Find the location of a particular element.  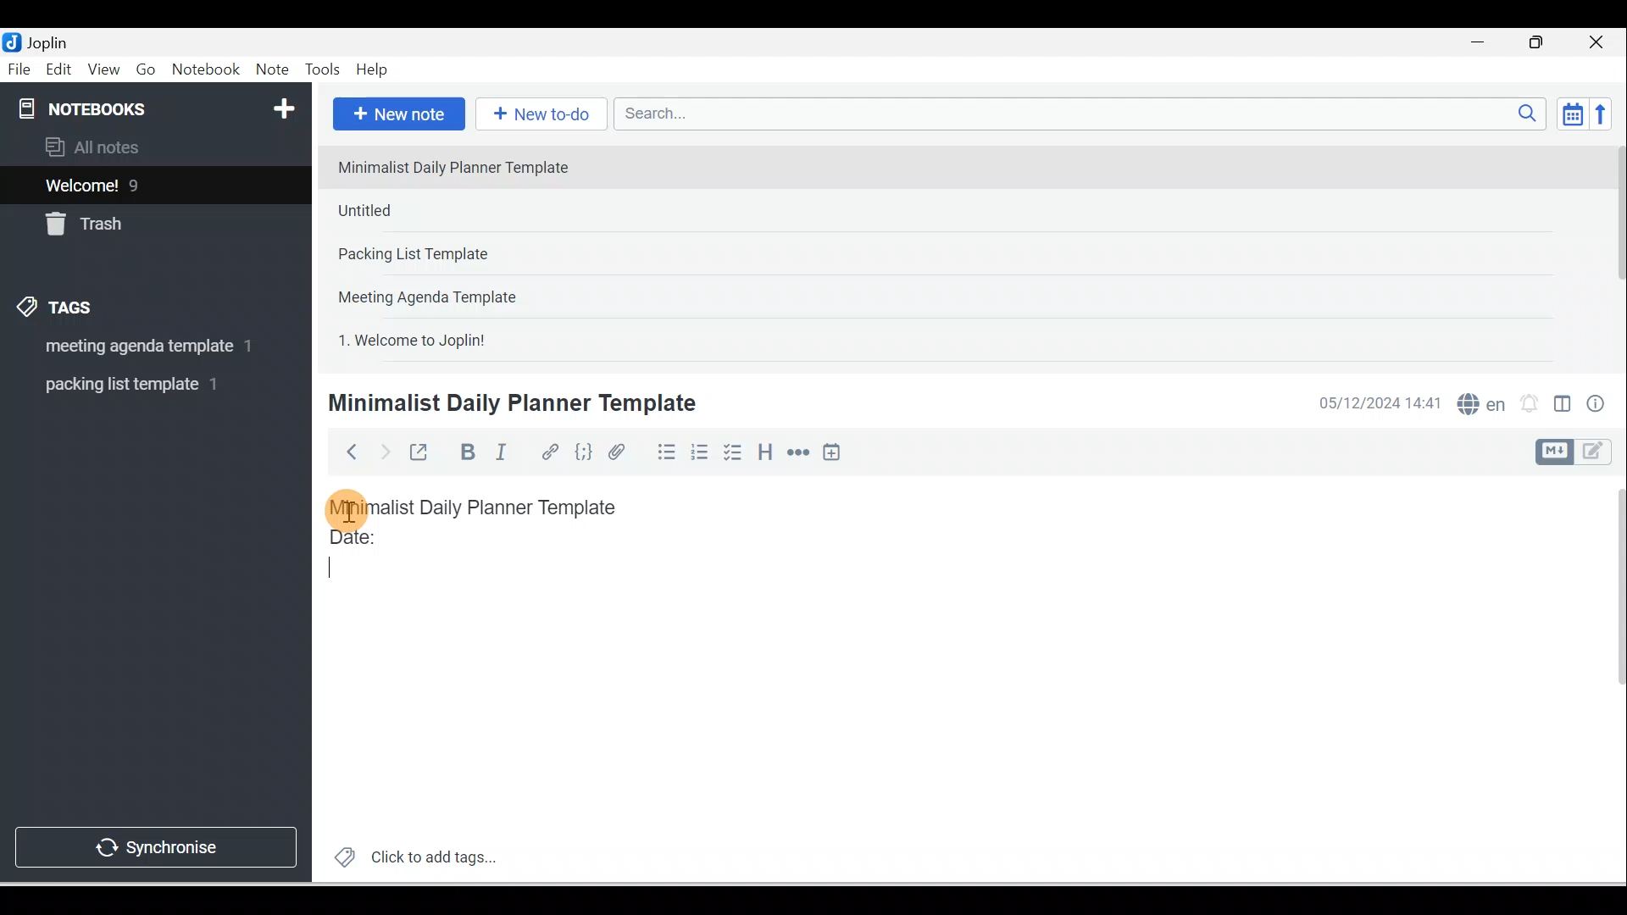

Tags is located at coordinates (60, 310).